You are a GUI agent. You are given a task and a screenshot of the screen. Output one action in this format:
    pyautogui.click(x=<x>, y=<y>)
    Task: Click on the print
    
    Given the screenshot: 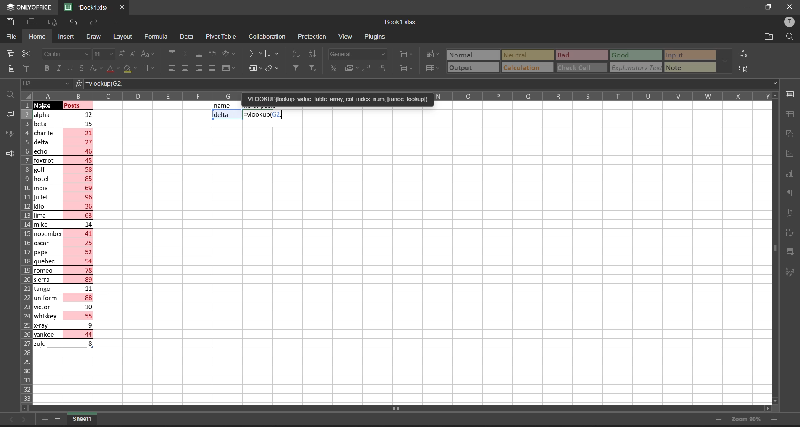 What is the action you would take?
    pyautogui.click(x=32, y=22)
    